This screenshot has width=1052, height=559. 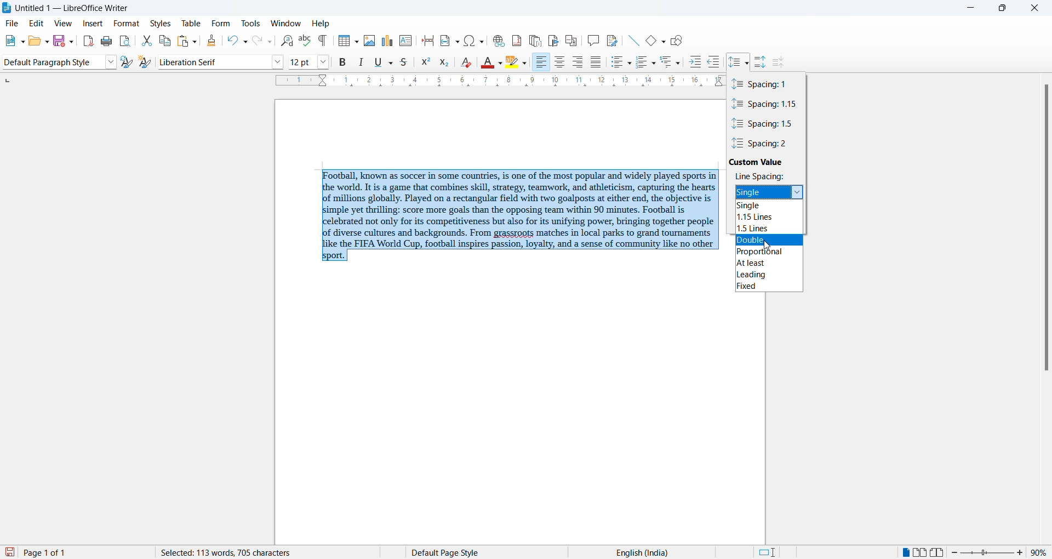 I want to click on basic shapes, so click(x=649, y=42).